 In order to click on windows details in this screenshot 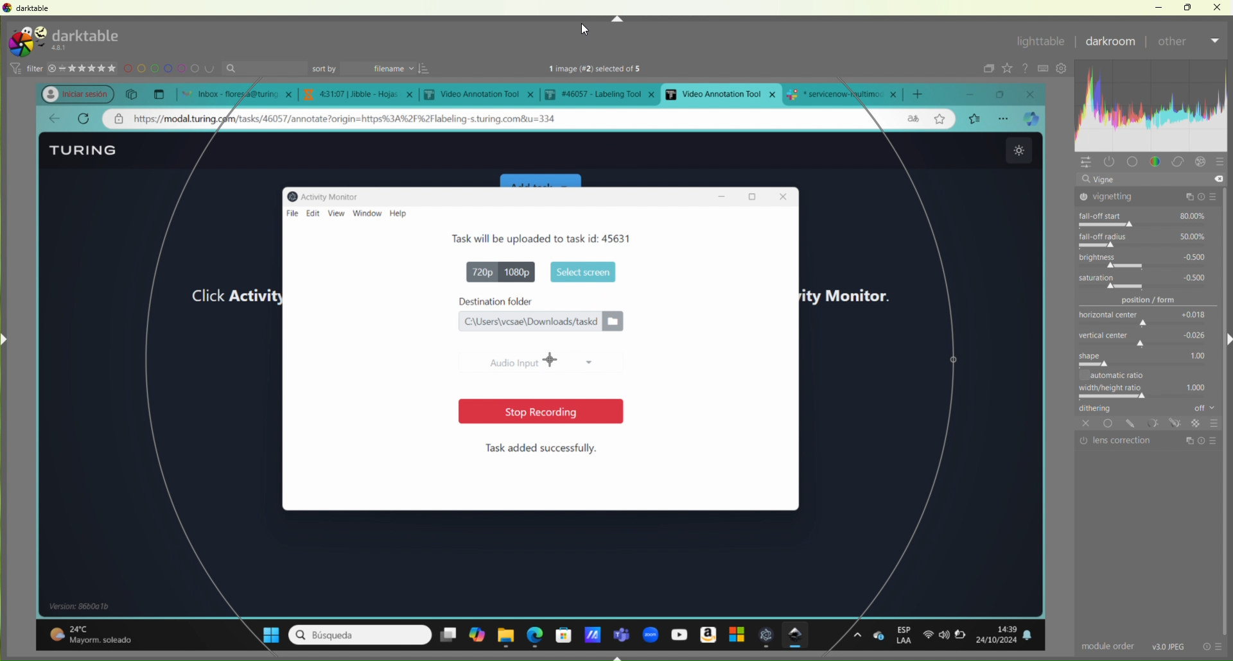, I will do `click(85, 606)`.